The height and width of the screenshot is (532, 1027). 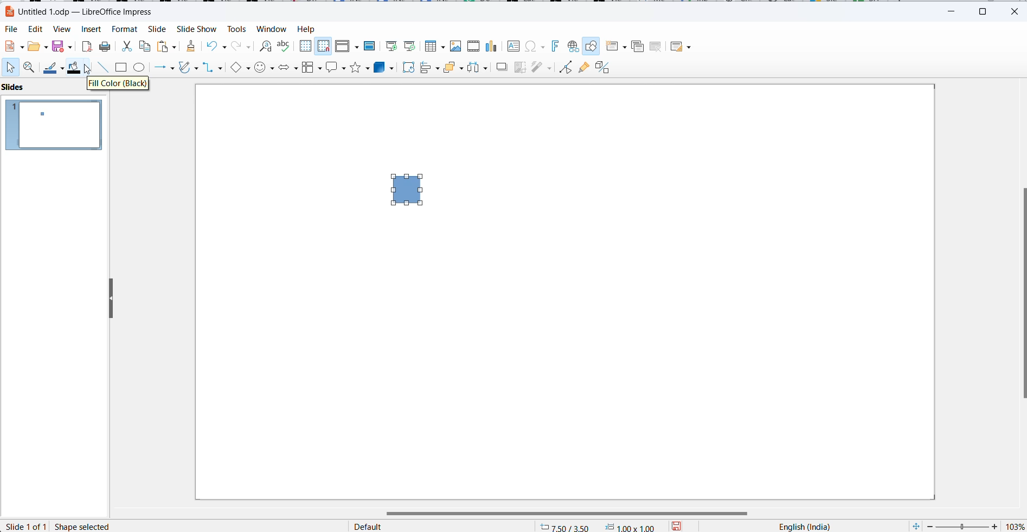 What do you see at coordinates (683, 47) in the screenshot?
I see `Slide layout` at bounding box center [683, 47].